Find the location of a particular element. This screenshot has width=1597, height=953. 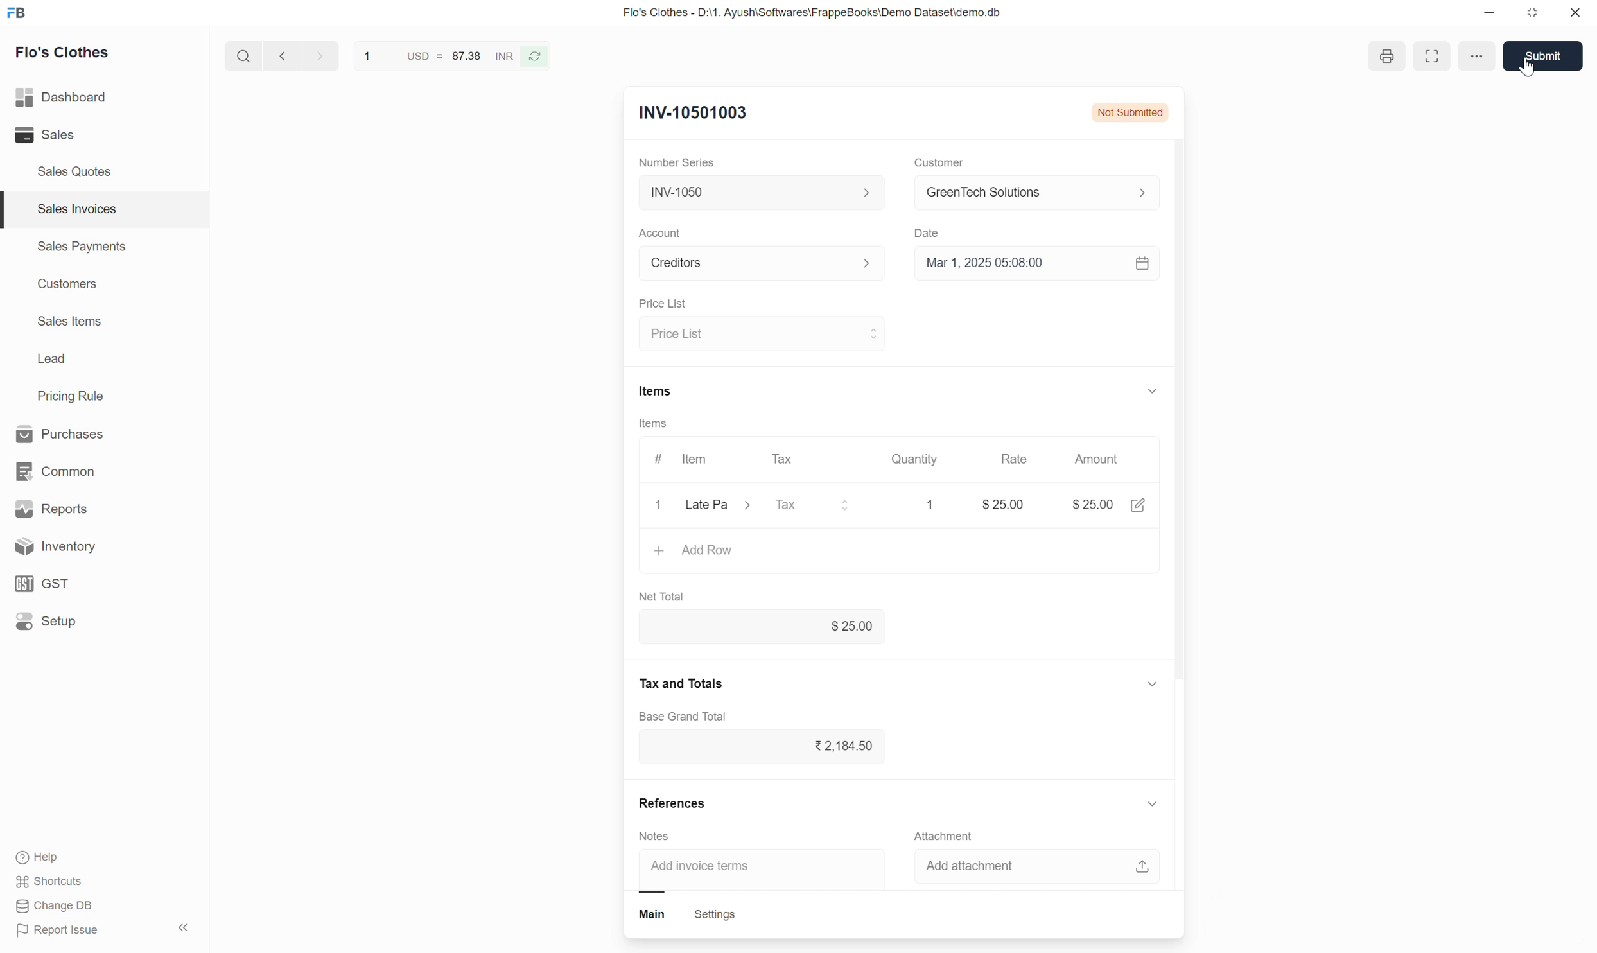

Select item is located at coordinates (725, 506).